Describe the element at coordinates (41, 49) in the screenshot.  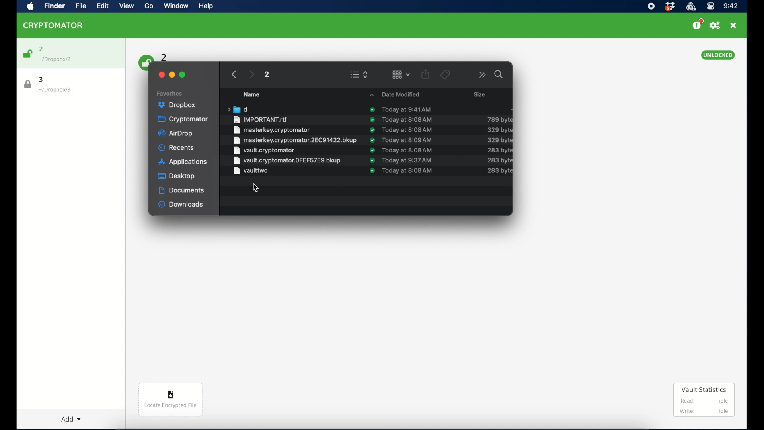
I see `2` at that location.